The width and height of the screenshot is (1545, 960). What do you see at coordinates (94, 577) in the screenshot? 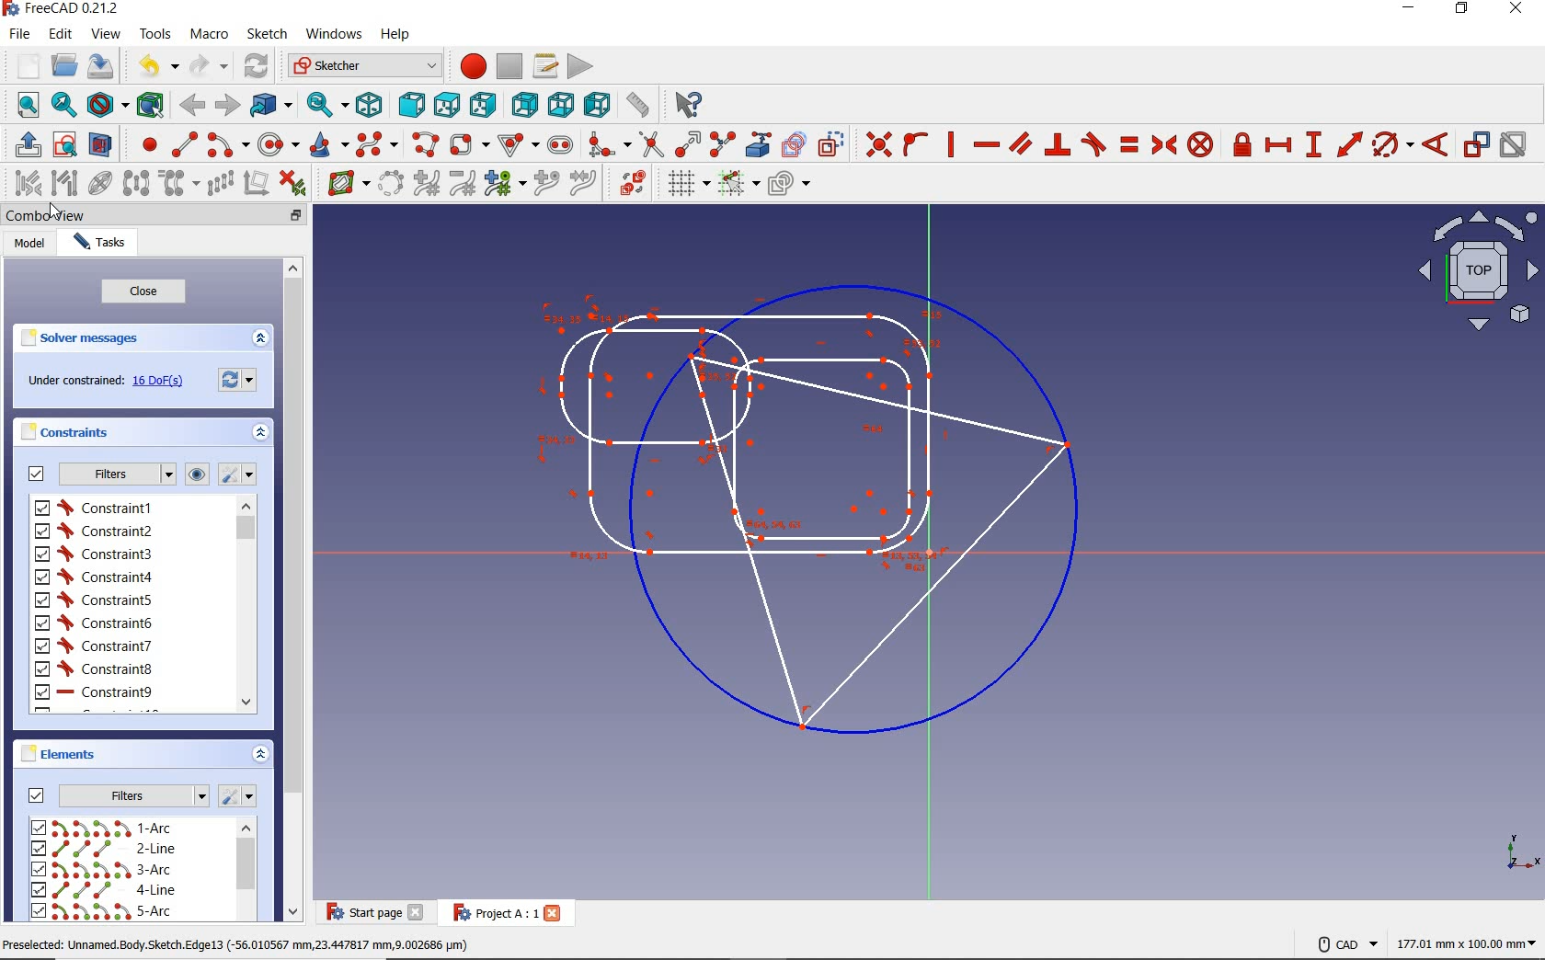
I see `constraint4` at bounding box center [94, 577].